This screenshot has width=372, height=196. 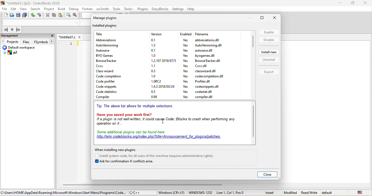 I want to click on browse tracker, so click(x=107, y=61).